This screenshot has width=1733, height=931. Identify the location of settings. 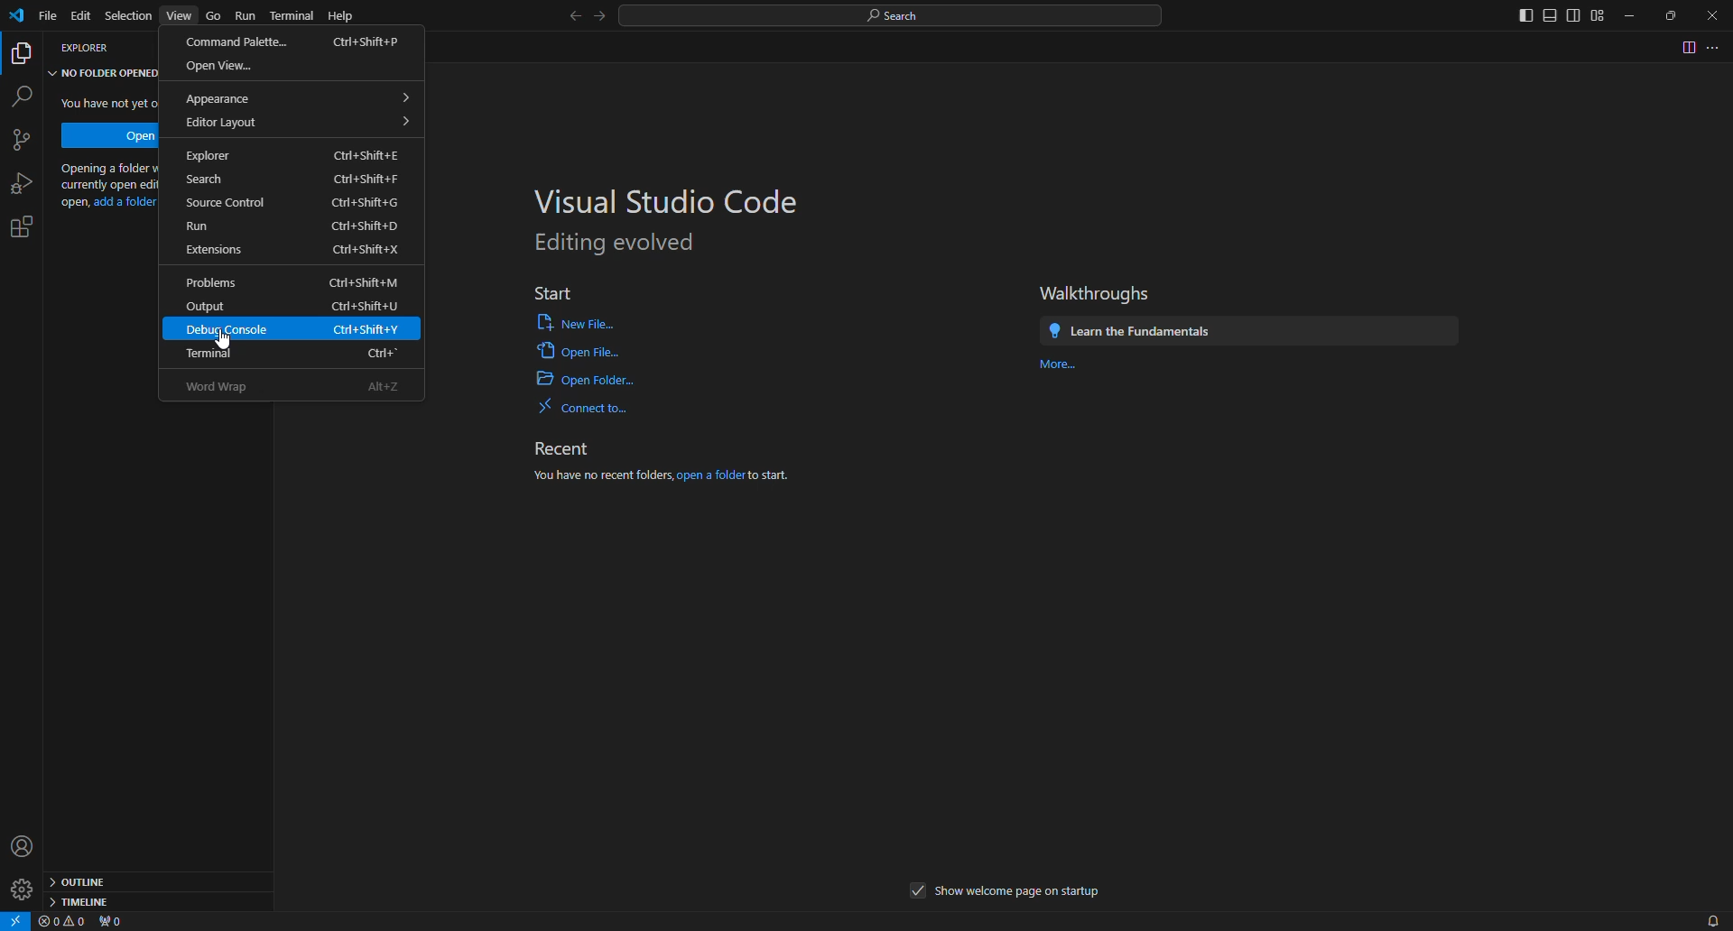
(21, 889).